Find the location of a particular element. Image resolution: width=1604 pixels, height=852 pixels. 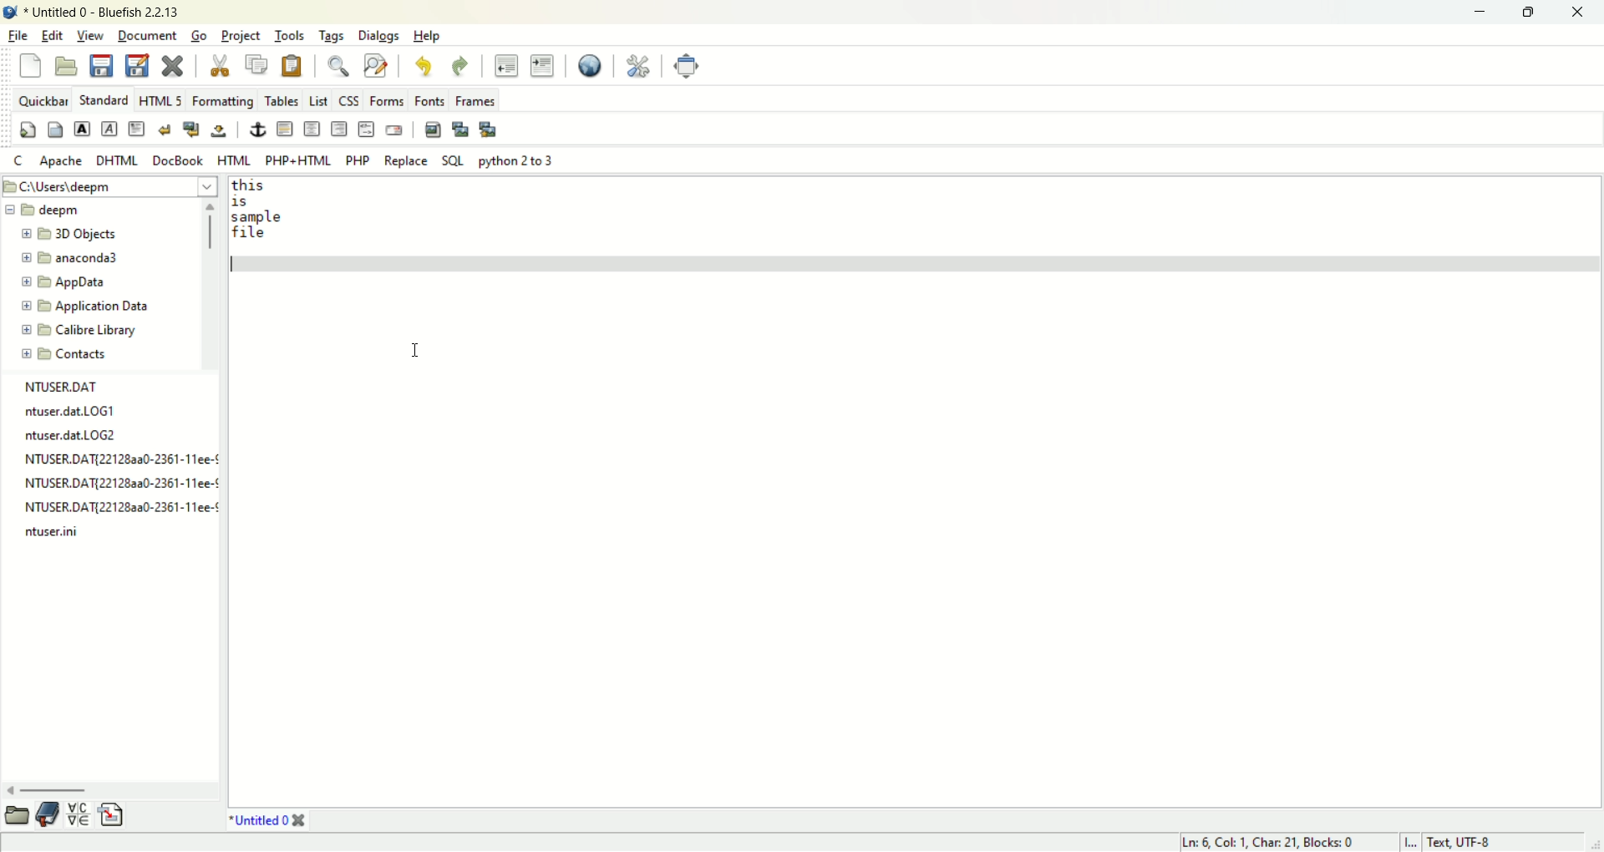

bookmark is located at coordinates (49, 814).